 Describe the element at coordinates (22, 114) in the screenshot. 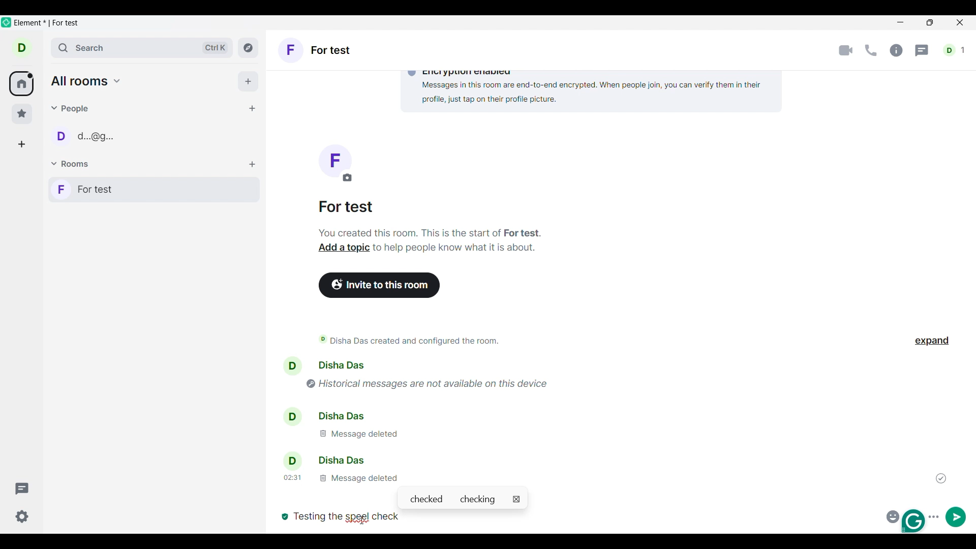

I see `Favorites` at that location.